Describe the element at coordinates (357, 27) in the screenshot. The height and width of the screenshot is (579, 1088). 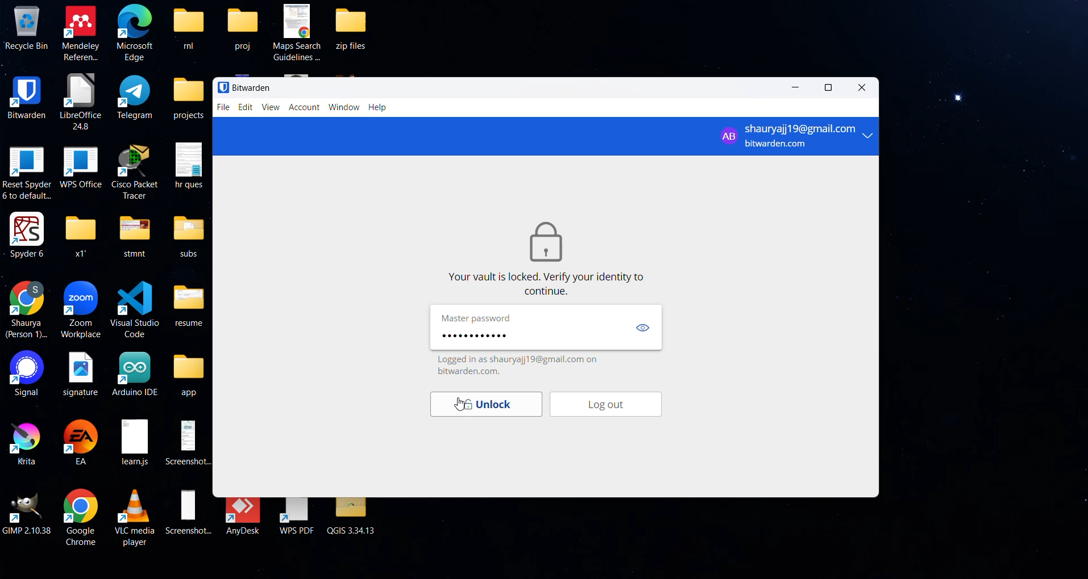
I see `zip files` at that location.